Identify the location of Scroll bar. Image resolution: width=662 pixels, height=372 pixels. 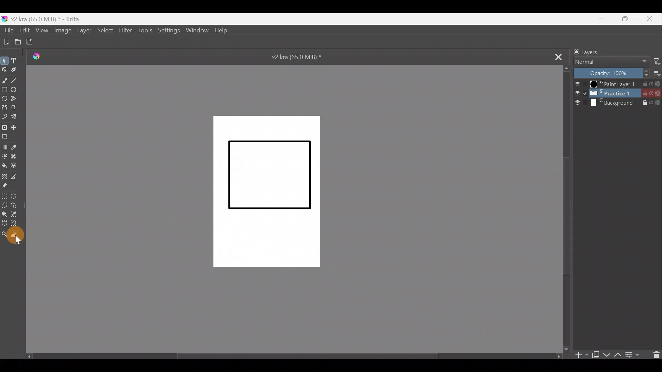
(293, 358).